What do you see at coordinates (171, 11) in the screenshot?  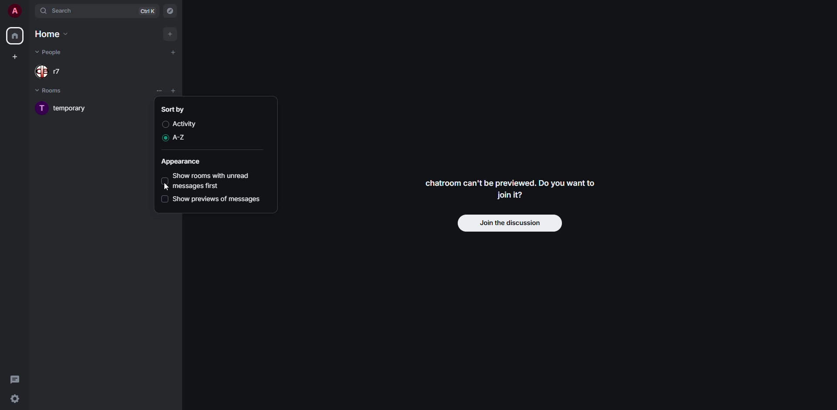 I see `navigator` at bounding box center [171, 11].